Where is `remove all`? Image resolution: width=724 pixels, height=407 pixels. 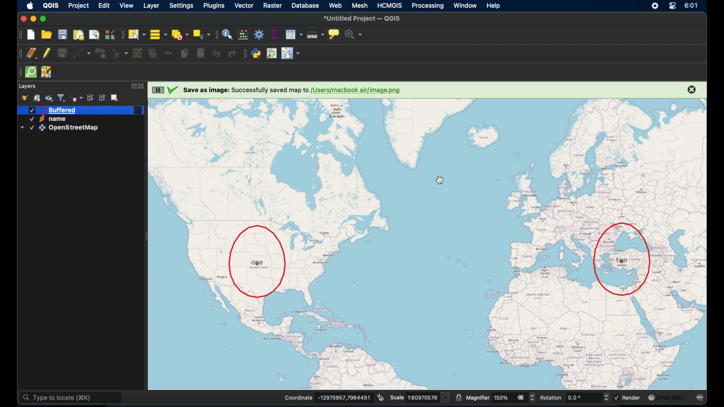 remove all is located at coordinates (520, 397).